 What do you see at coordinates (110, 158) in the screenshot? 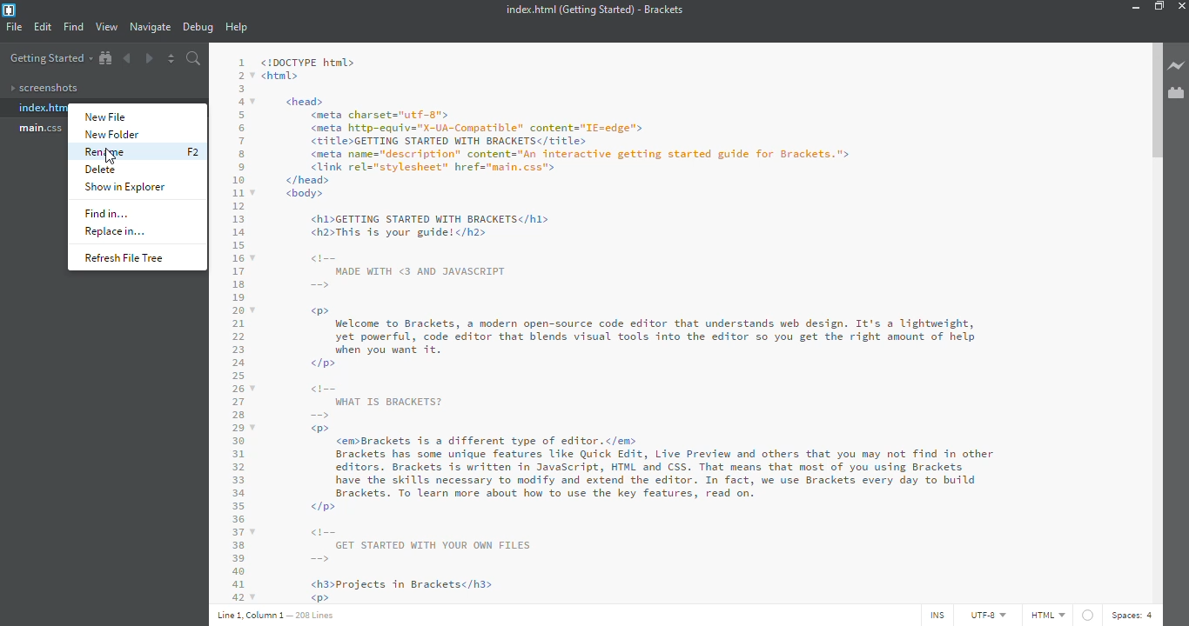
I see `cursor` at bounding box center [110, 158].